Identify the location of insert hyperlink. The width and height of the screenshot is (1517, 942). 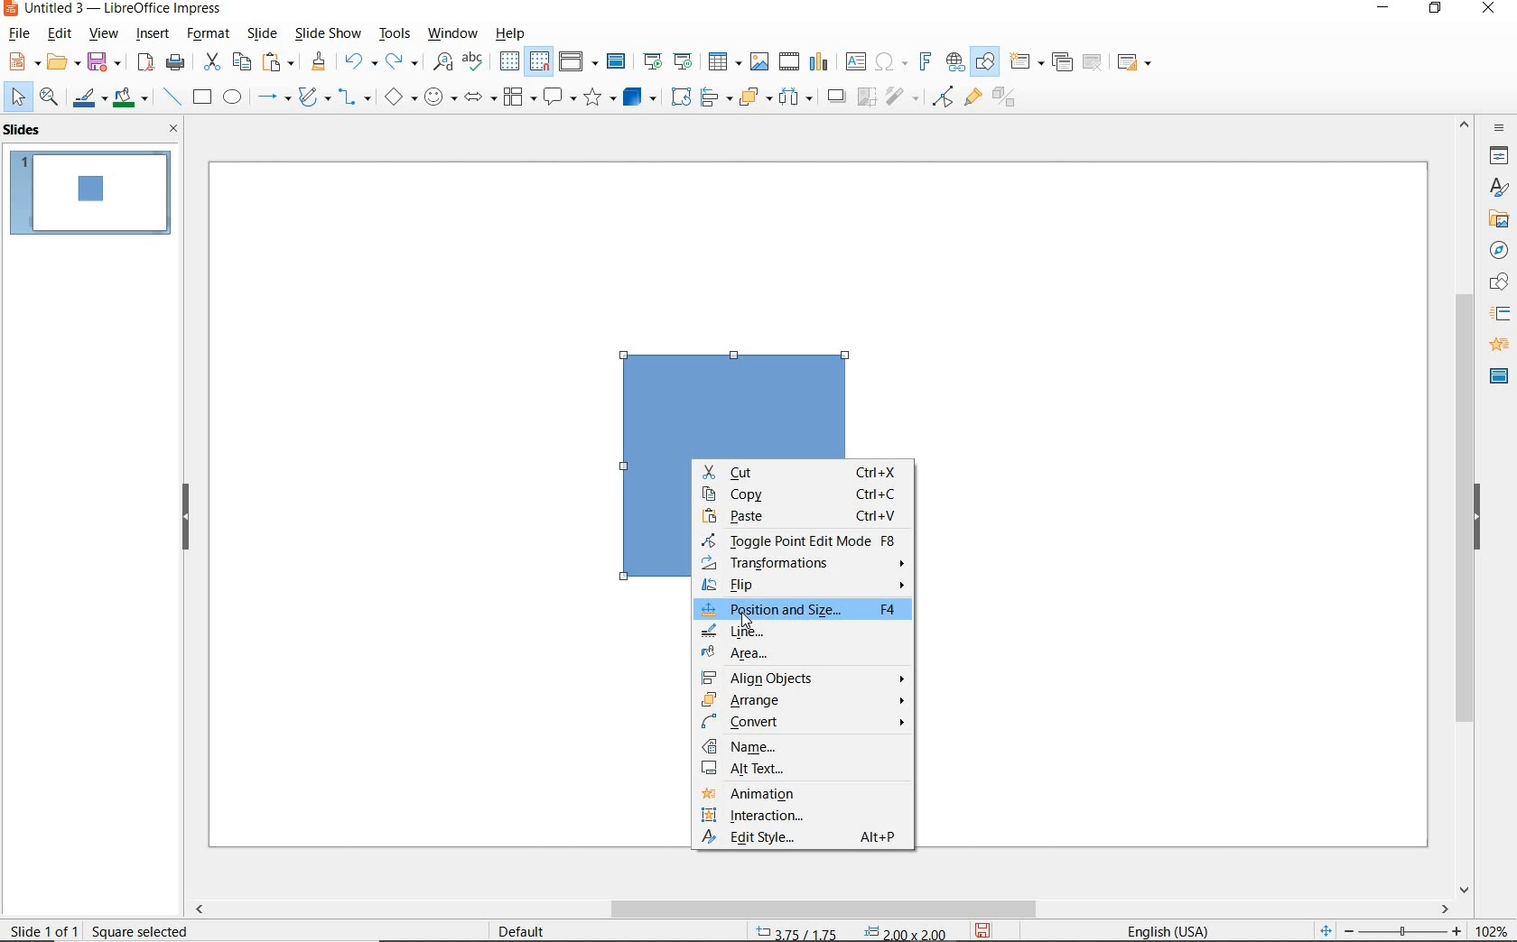
(954, 60).